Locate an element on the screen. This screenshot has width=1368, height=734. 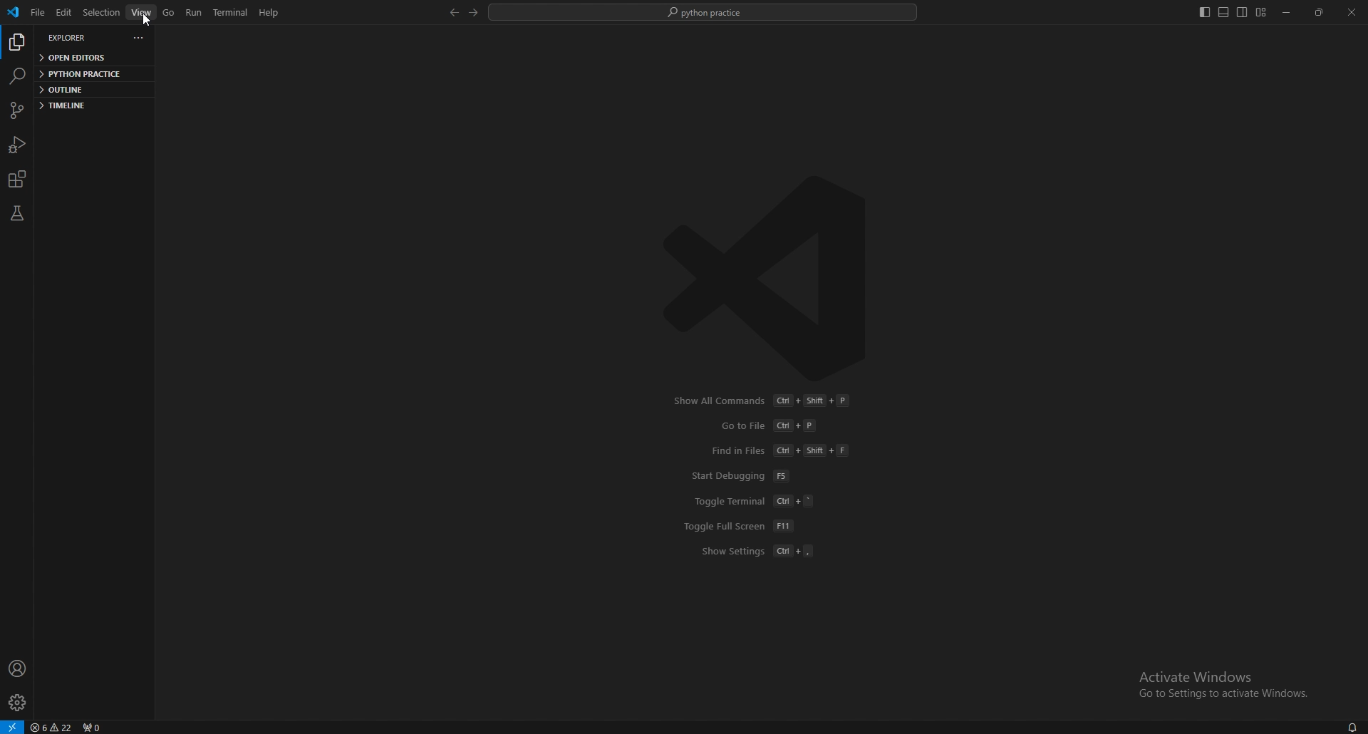
toggle terminal ctrl+' is located at coordinates (757, 501).